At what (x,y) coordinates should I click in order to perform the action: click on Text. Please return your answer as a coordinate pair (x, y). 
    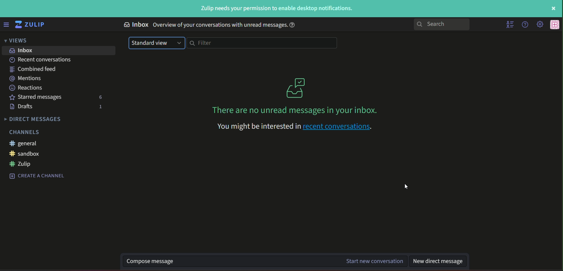
    Looking at the image, I should click on (274, 8).